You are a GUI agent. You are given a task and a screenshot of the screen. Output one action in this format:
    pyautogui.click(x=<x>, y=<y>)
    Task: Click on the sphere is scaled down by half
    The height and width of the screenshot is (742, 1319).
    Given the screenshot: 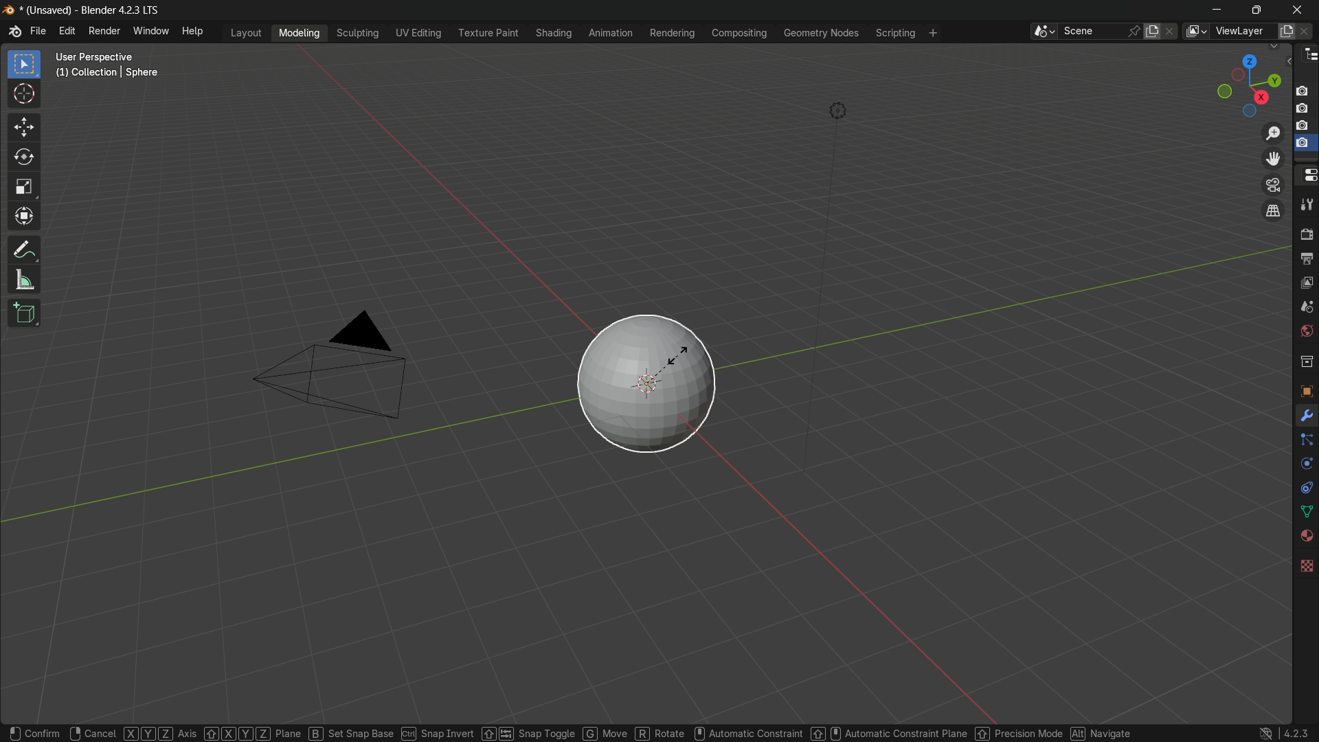 What is the action you would take?
    pyautogui.click(x=644, y=384)
    